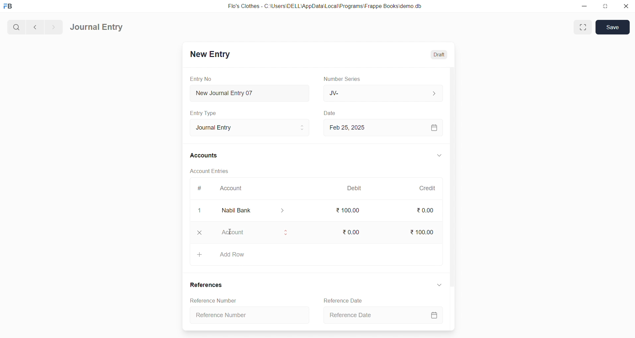 The width and height of the screenshot is (635, 338). Describe the element at coordinates (246, 315) in the screenshot. I see `Reference Number` at that location.